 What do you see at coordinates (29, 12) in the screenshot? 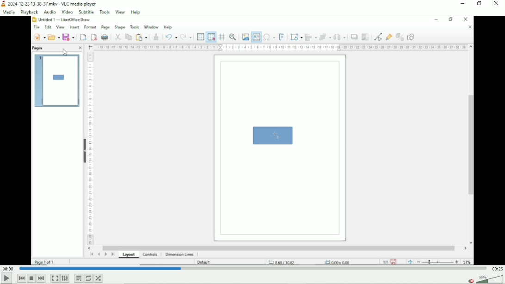
I see `Playback` at bounding box center [29, 12].